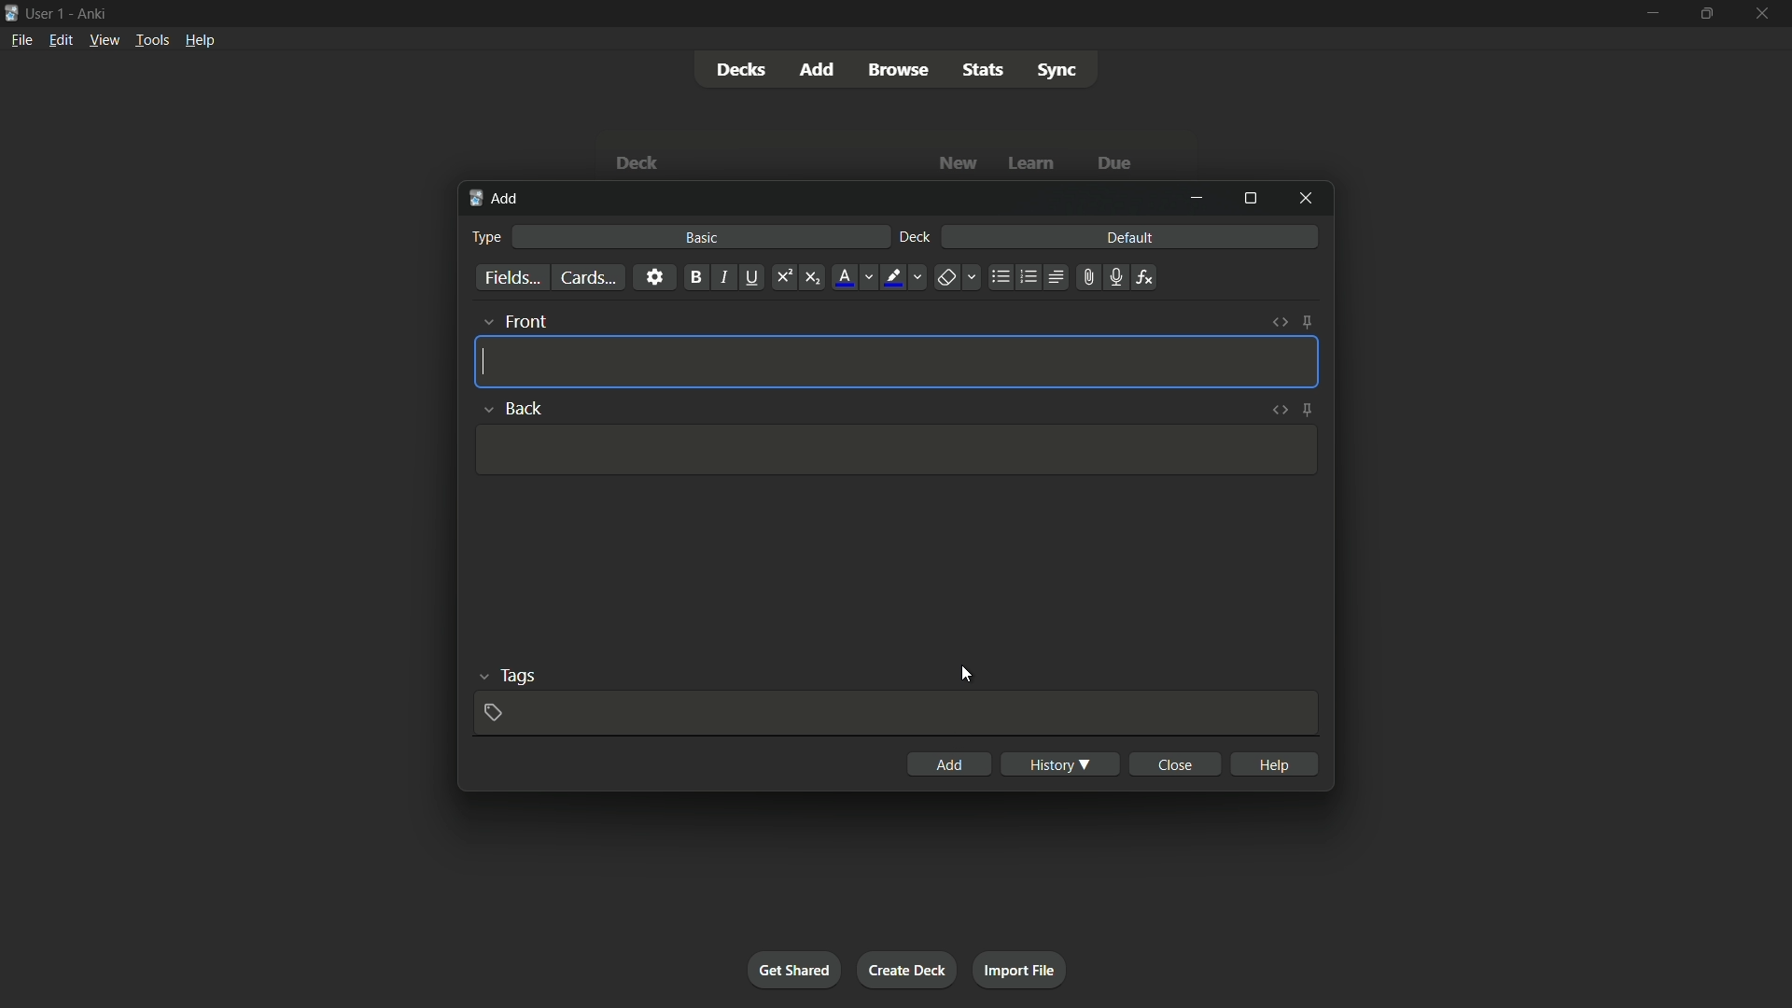  I want to click on deck, so click(915, 236).